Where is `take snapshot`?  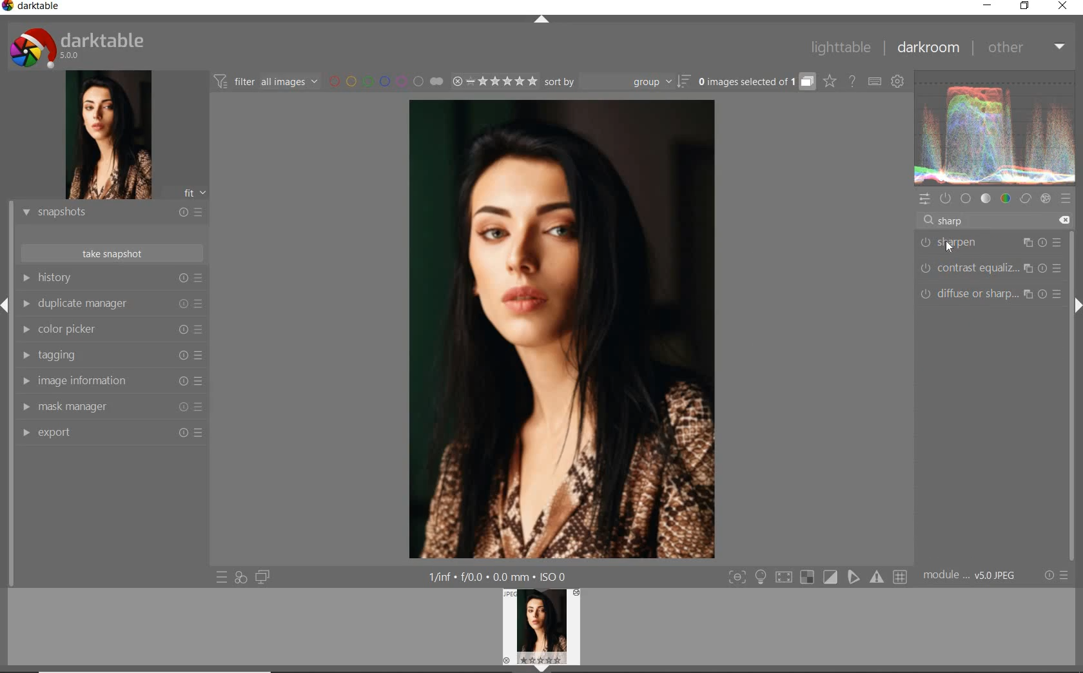 take snapshot is located at coordinates (111, 254).